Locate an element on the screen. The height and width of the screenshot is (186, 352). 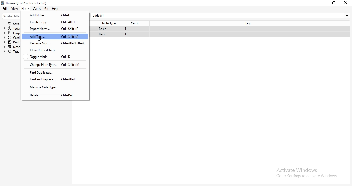
sidebar filter is located at coordinates (13, 16).